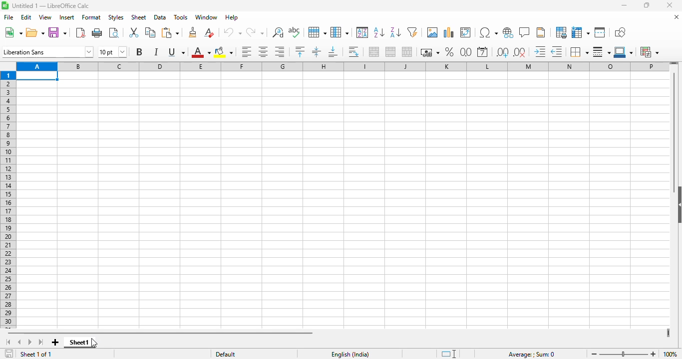 The height and width of the screenshot is (359, 682). I want to click on find and replace, so click(278, 32).